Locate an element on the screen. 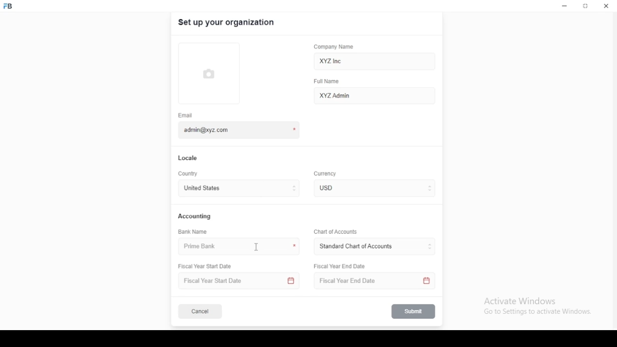 The image size is (617, 347). accounting is located at coordinates (195, 216).